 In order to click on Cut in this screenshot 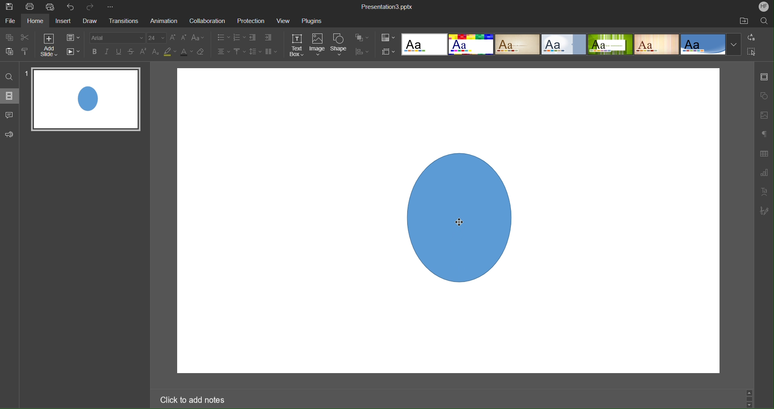, I will do `click(26, 38)`.